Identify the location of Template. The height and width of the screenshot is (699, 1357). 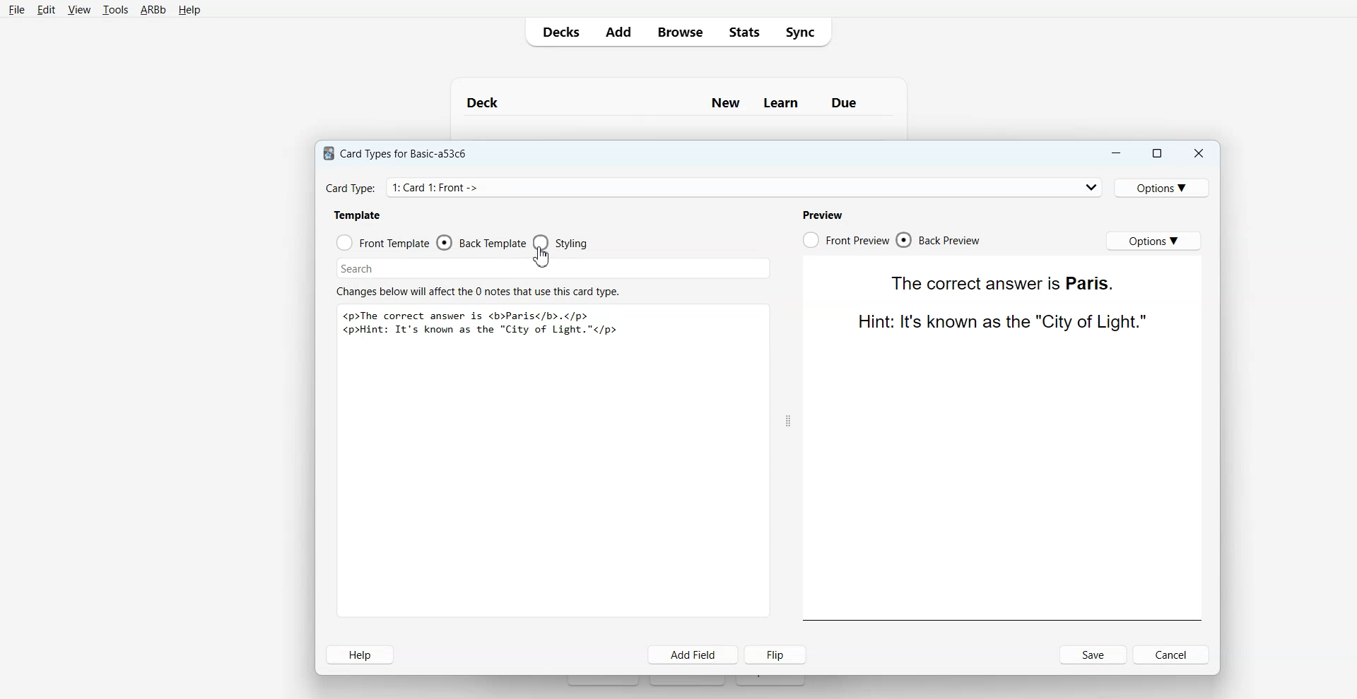
(358, 215).